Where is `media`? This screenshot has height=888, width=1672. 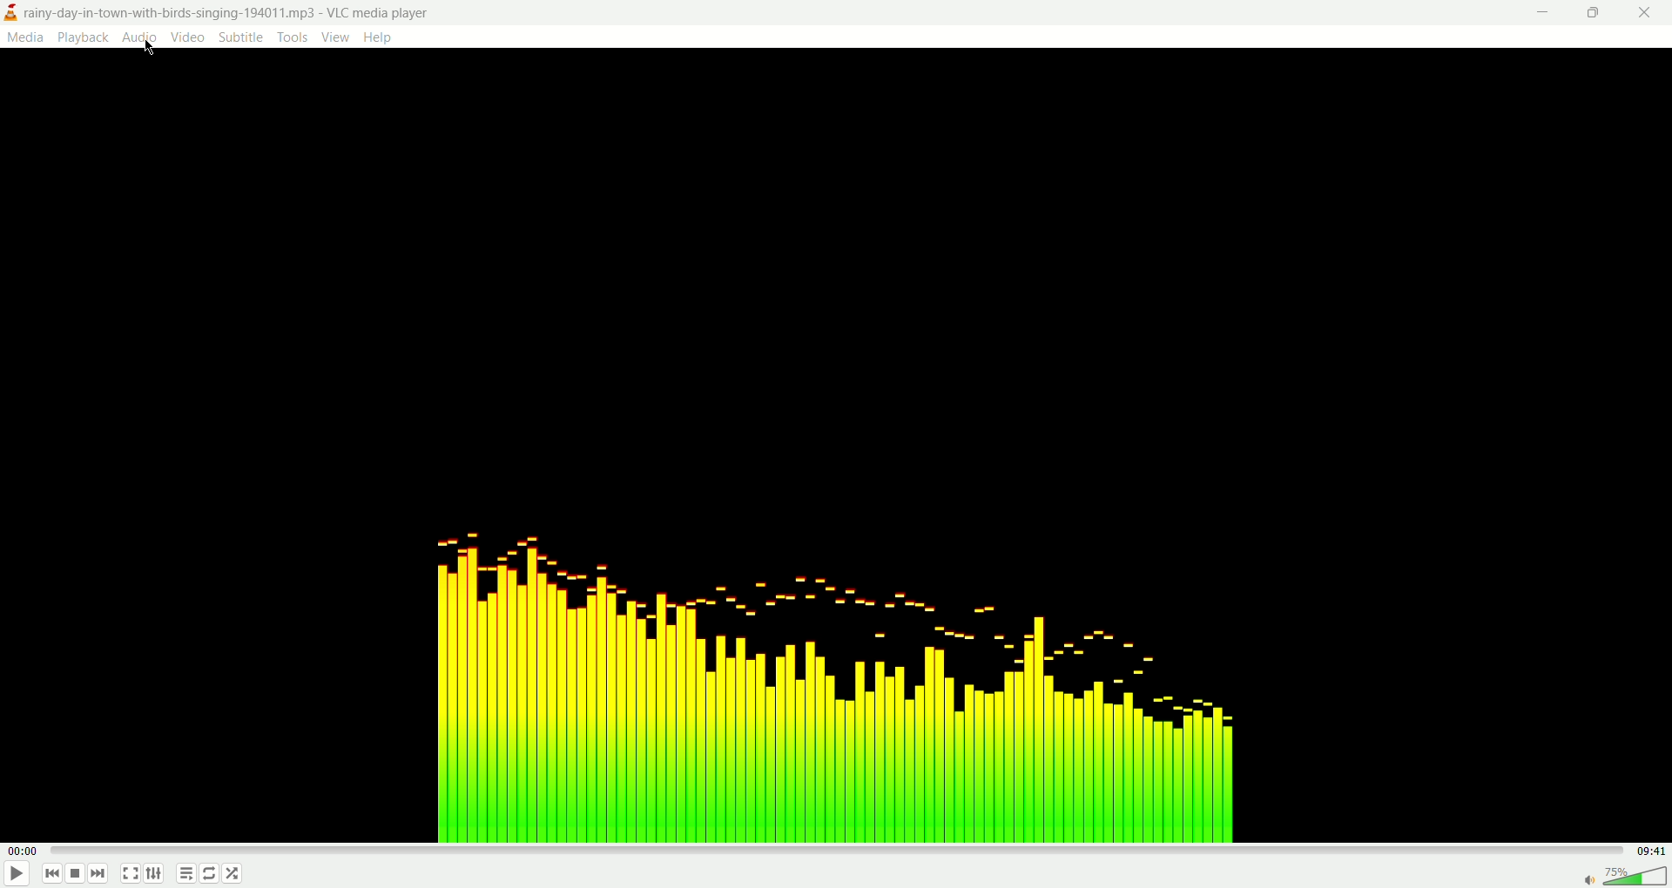 media is located at coordinates (26, 37).